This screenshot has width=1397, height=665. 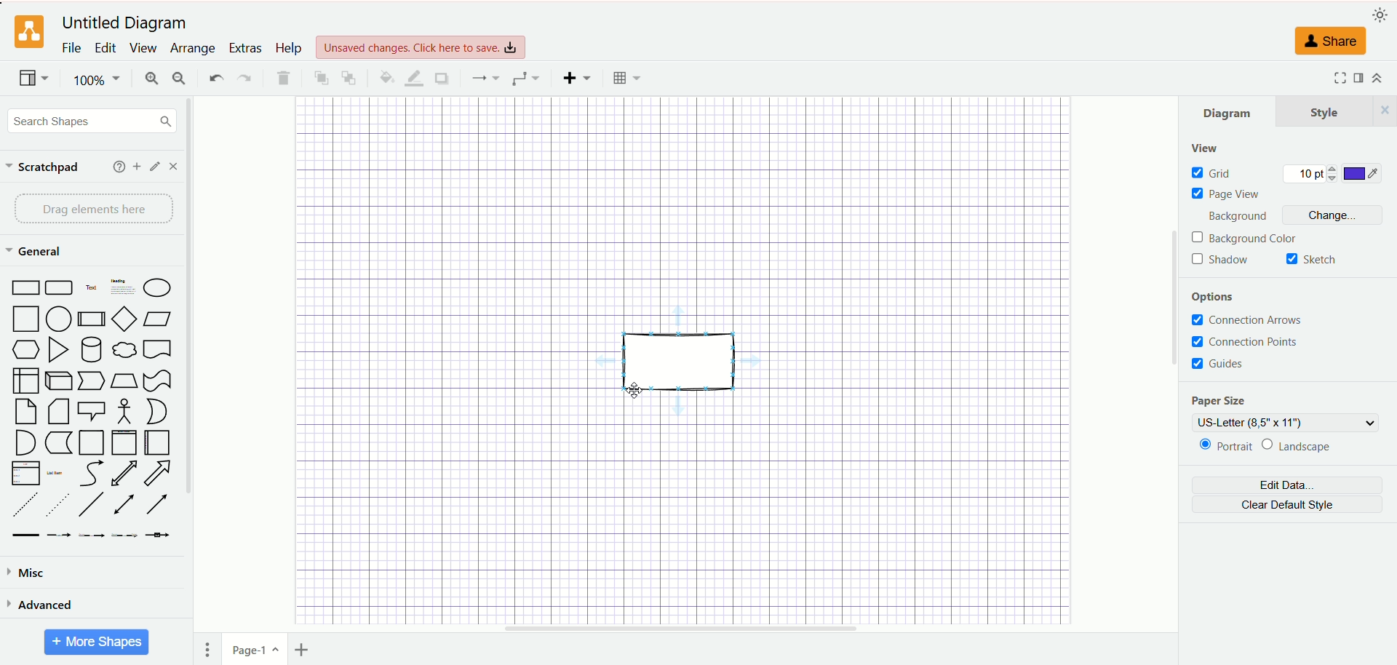 I want to click on fullscreen, so click(x=1337, y=78).